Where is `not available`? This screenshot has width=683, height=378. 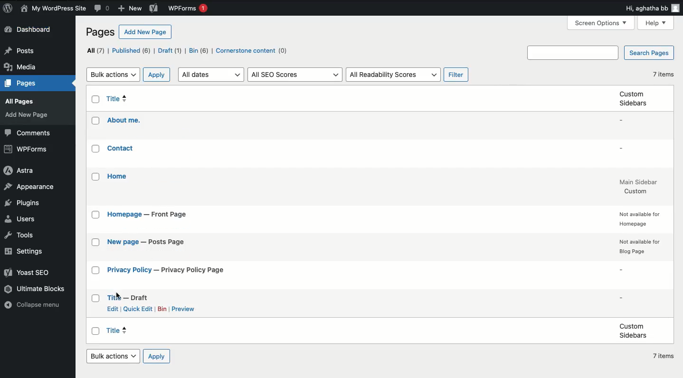 not available is located at coordinates (639, 247).